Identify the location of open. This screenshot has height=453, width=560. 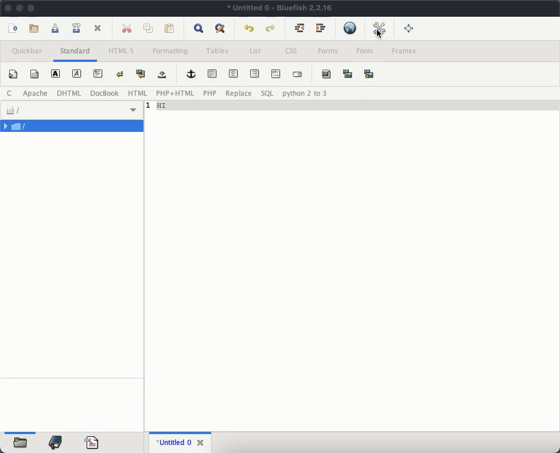
(21, 444).